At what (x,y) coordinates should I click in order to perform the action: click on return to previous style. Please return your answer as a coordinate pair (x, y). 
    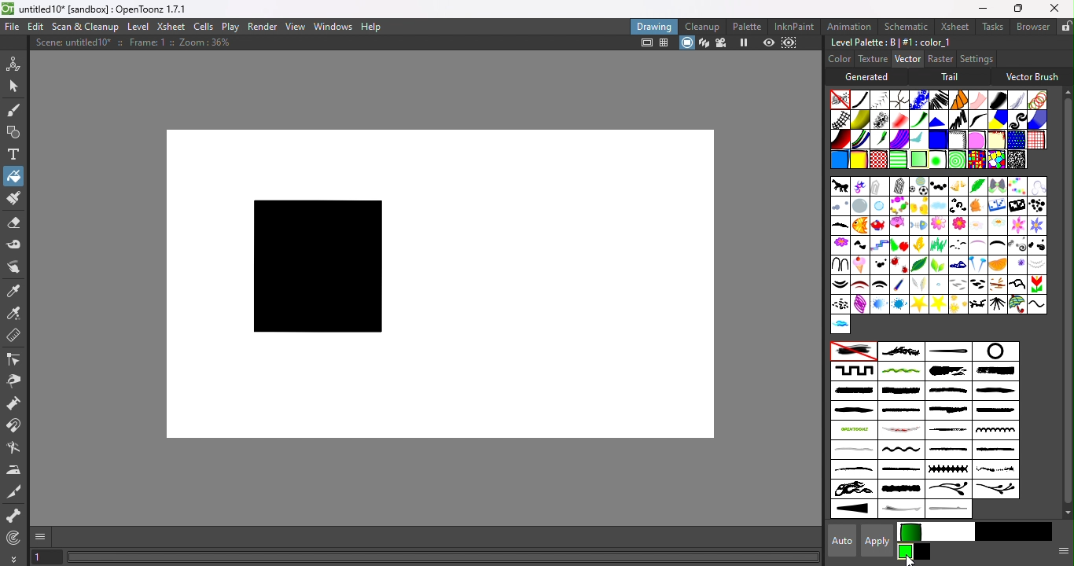
    Looking at the image, I should click on (923, 553).